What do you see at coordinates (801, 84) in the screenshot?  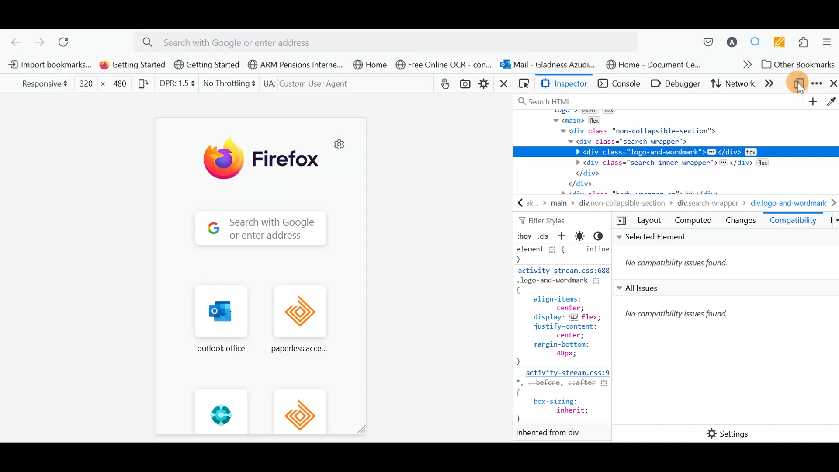 I see `Cursor` at bounding box center [801, 84].